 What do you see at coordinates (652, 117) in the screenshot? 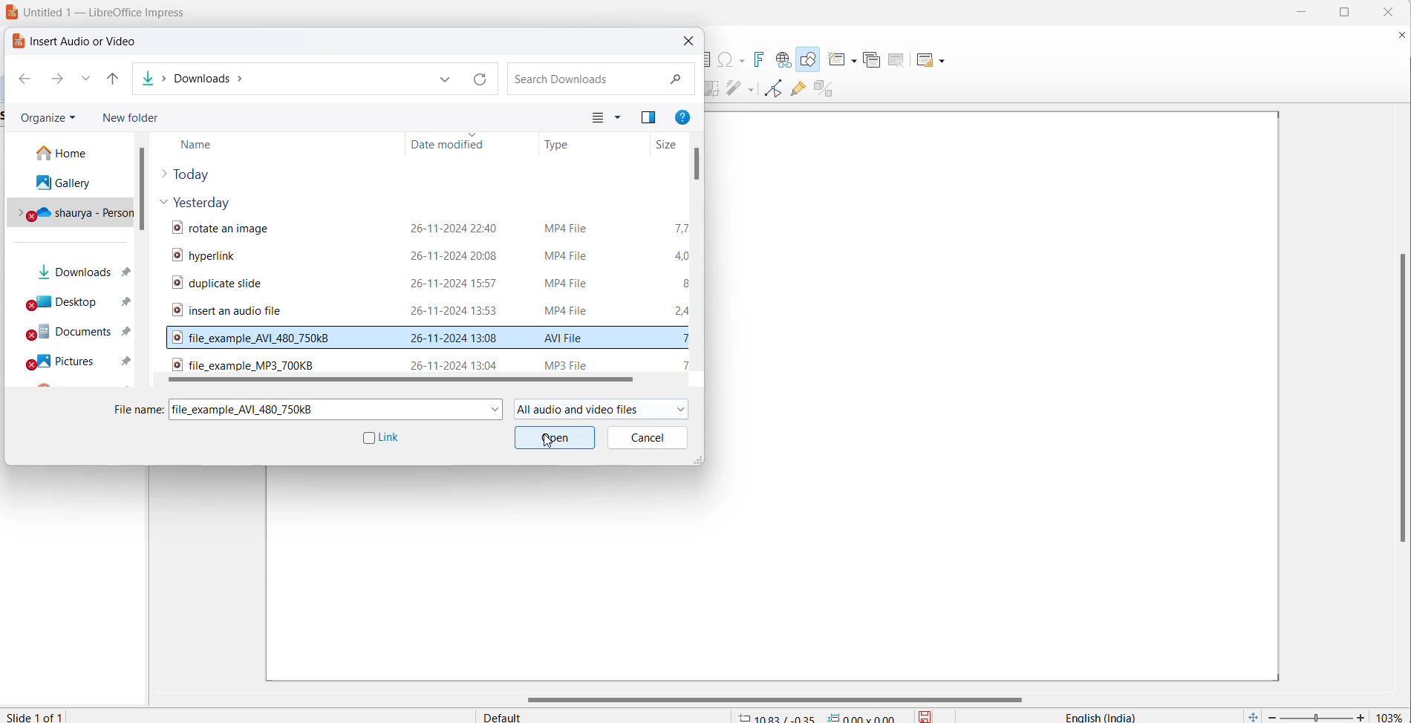
I see `previous pane` at bounding box center [652, 117].